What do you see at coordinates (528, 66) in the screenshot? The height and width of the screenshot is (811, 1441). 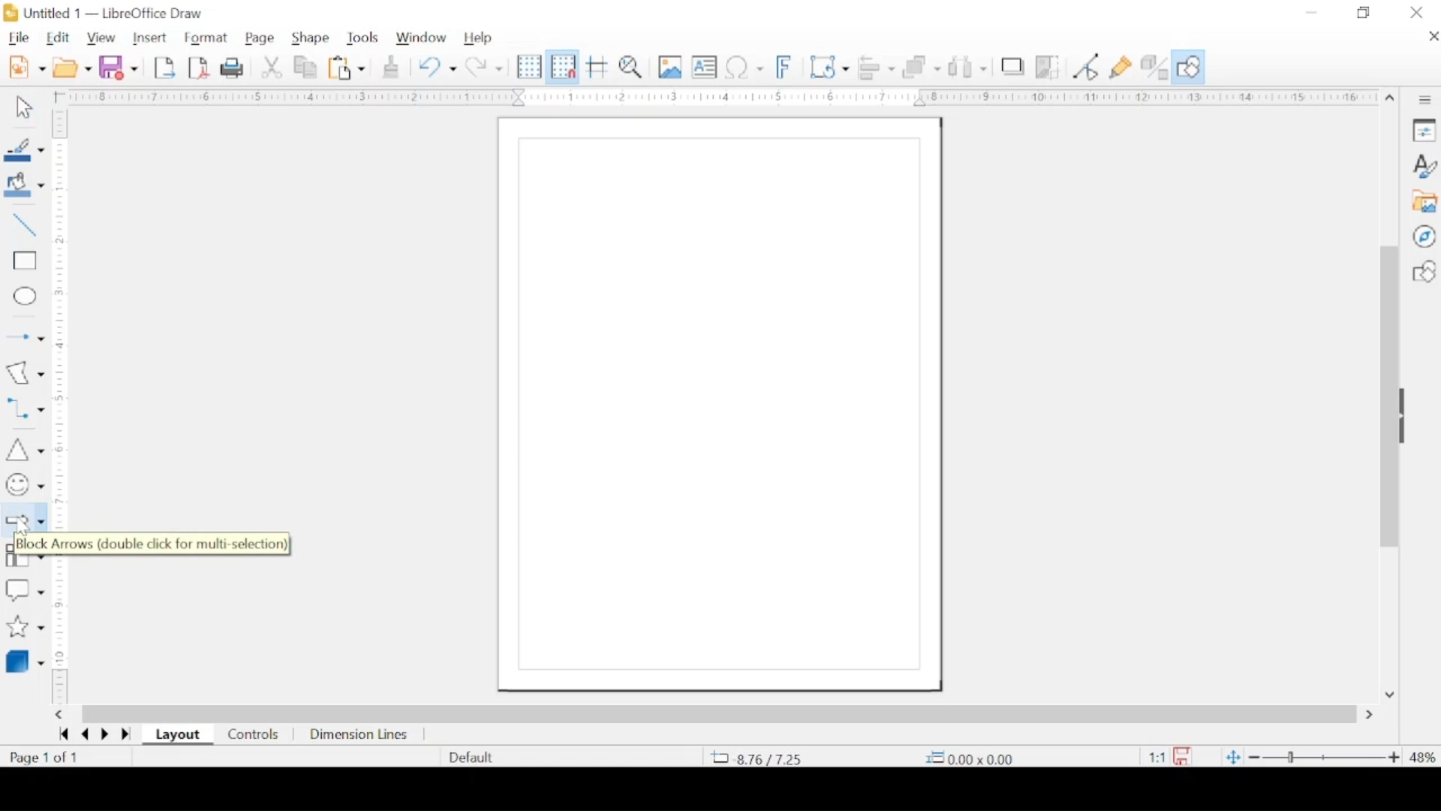 I see `display grid` at bounding box center [528, 66].